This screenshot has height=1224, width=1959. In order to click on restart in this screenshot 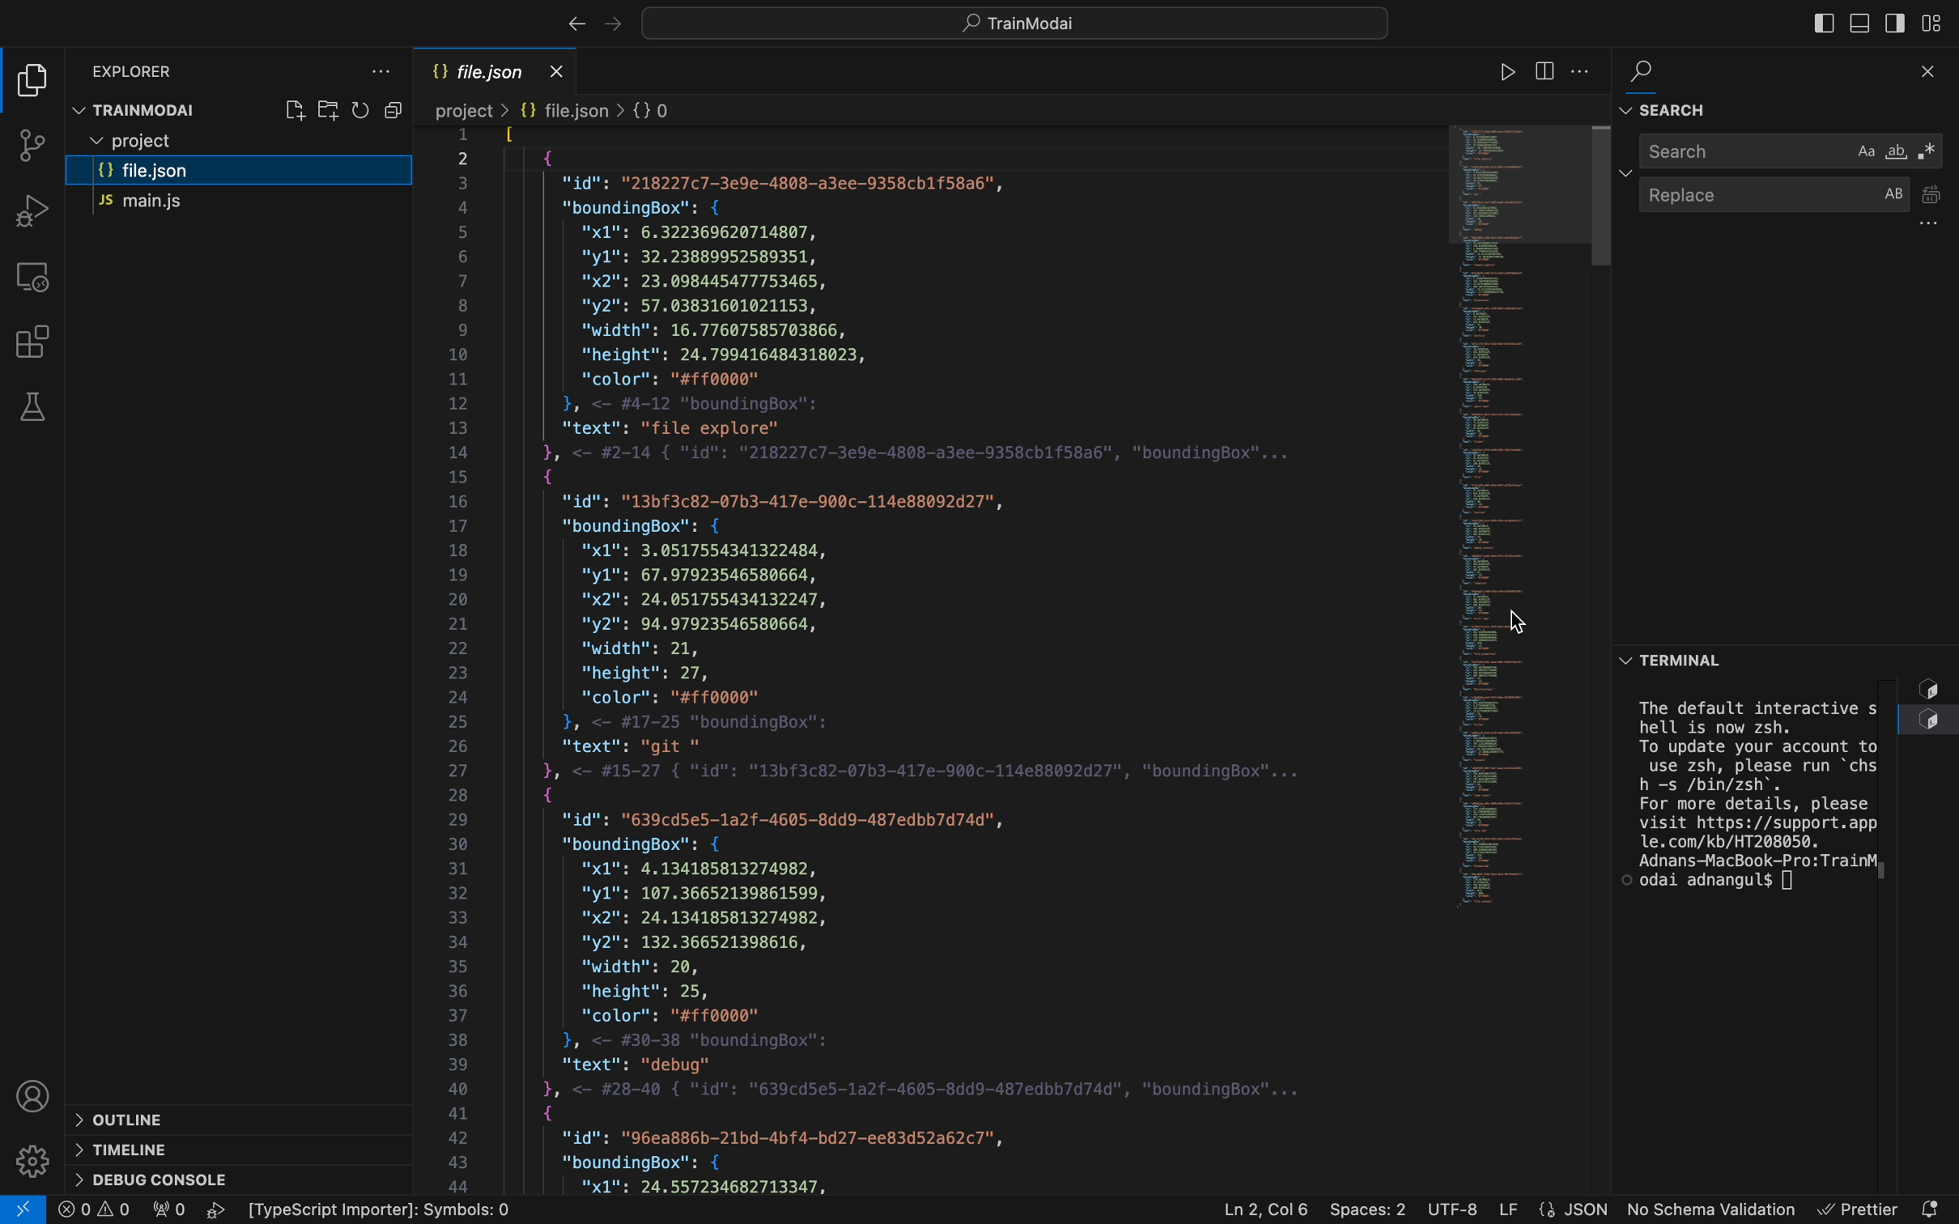, I will do `click(361, 110)`.